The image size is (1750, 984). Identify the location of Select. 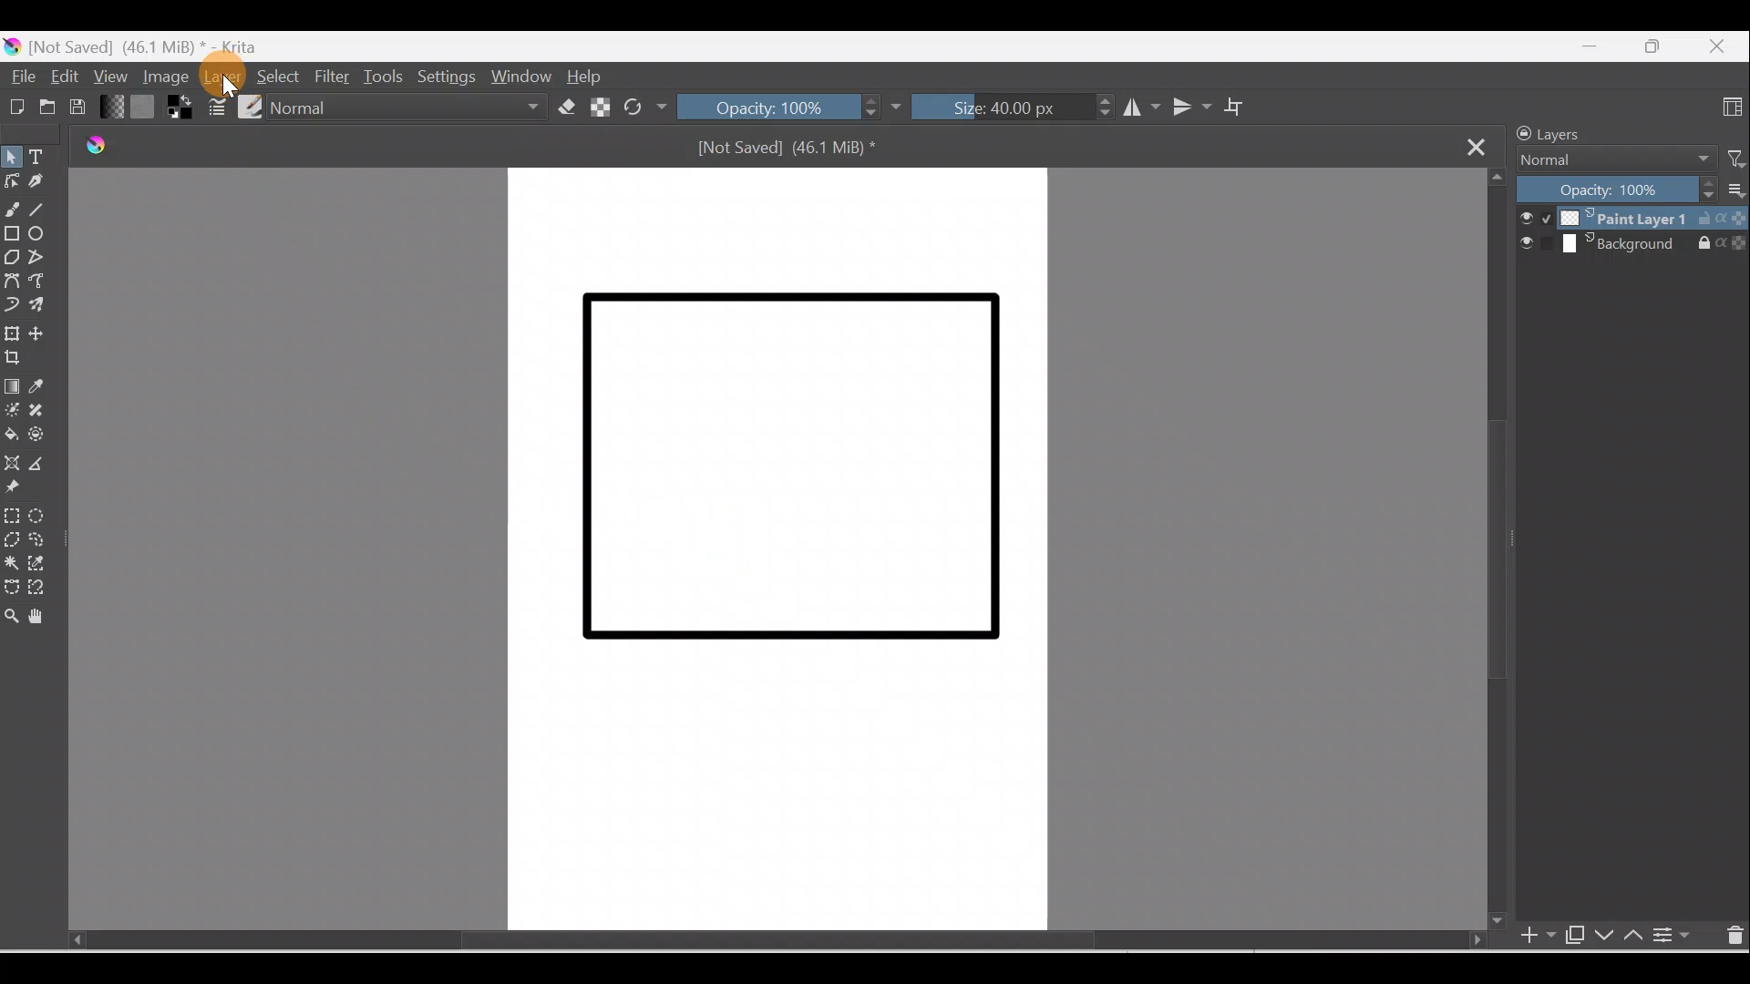
(277, 74).